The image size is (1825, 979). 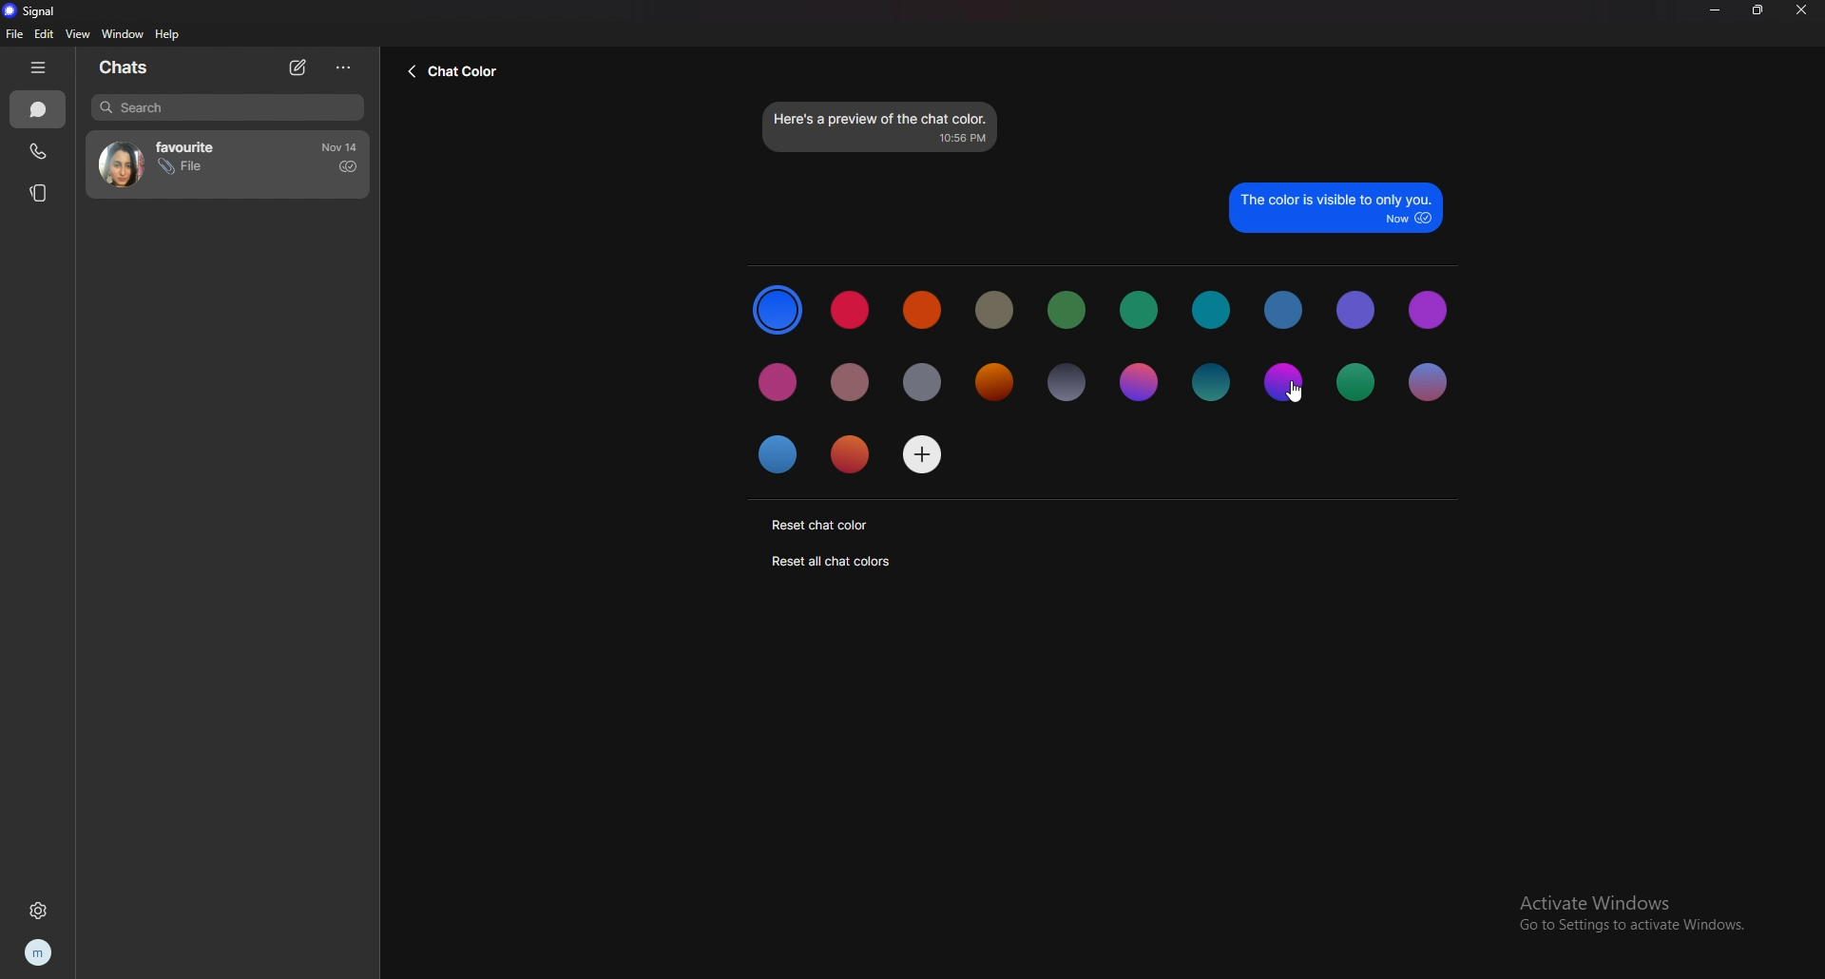 What do you see at coordinates (924, 383) in the screenshot?
I see `color` at bounding box center [924, 383].